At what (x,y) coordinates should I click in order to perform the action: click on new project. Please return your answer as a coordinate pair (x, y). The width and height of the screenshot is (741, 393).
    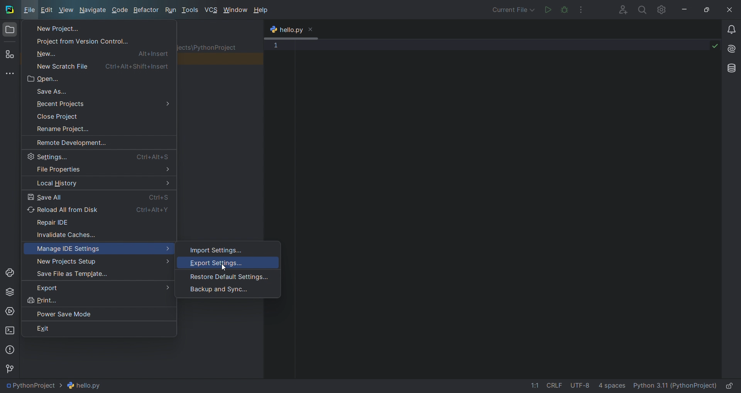
    Looking at the image, I should click on (95, 28).